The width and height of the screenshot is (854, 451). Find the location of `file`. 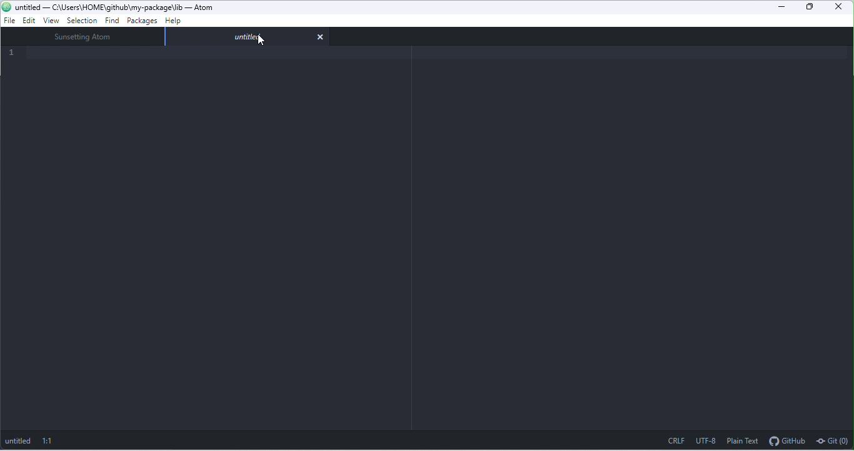

file is located at coordinates (10, 21).